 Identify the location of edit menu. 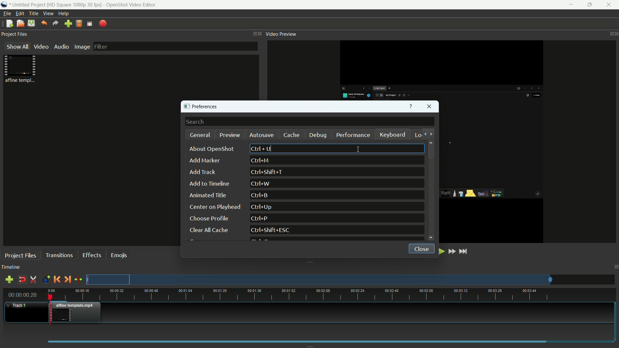
(20, 14).